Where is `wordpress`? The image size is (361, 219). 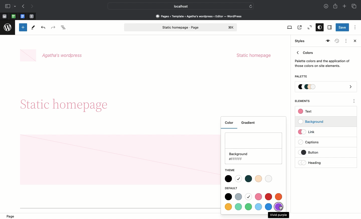
wordpress is located at coordinates (8, 28).